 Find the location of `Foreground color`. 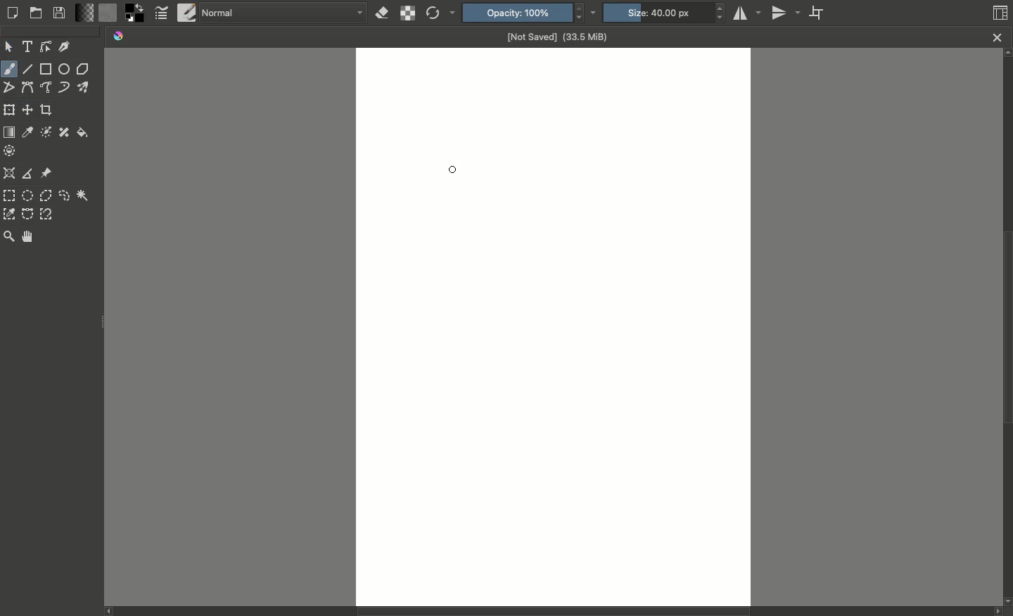

Foreground color is located at coordinates (134, 13).